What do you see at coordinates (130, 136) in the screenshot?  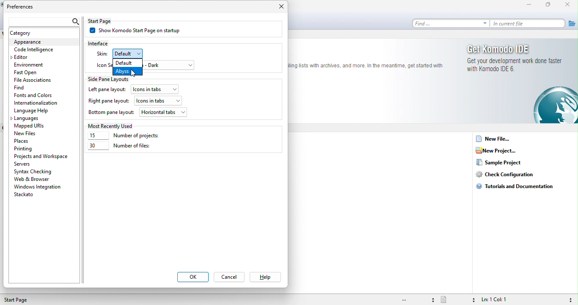 I see `number of projects` at bounding box center [130, 136].